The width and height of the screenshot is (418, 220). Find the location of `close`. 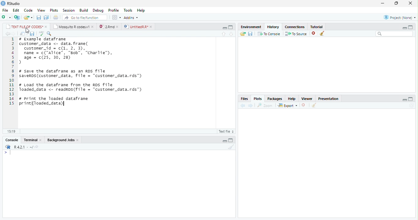

close is located at coordinates (93, 27).